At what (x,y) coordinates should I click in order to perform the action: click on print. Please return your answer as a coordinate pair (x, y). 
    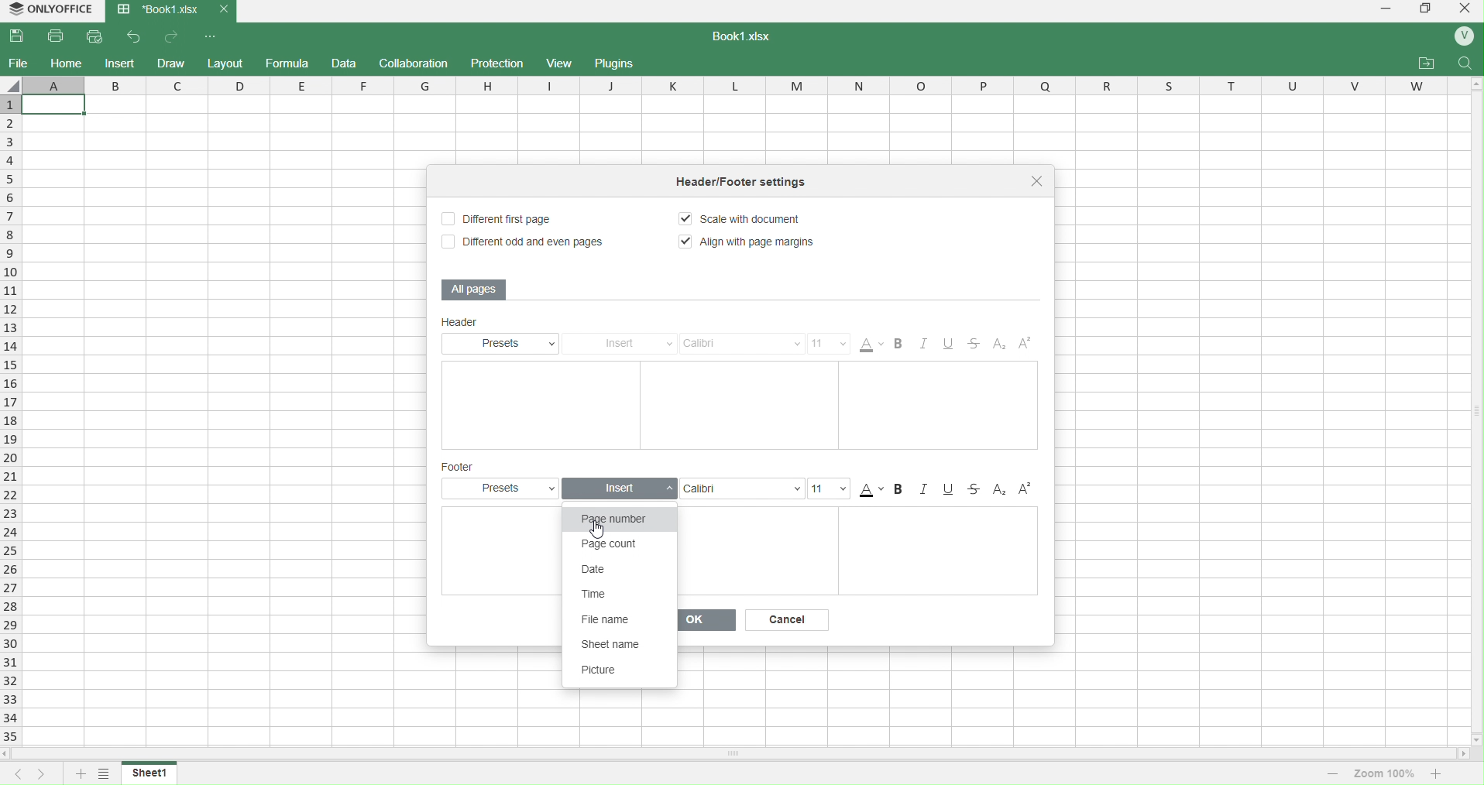
    Looking at the image, I should click on (57, 36).